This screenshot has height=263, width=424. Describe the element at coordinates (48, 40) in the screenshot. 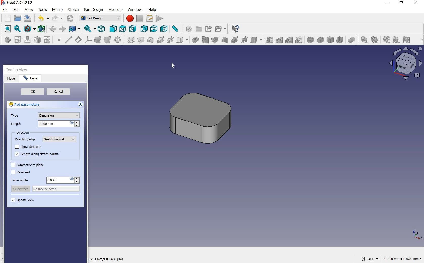

I see `validate sketch` at that location.